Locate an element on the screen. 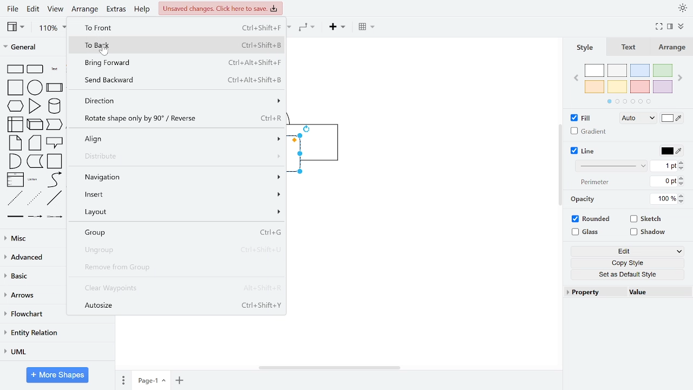 This screenshot has height=390, width=693. file is located at coordinates (12, 9).